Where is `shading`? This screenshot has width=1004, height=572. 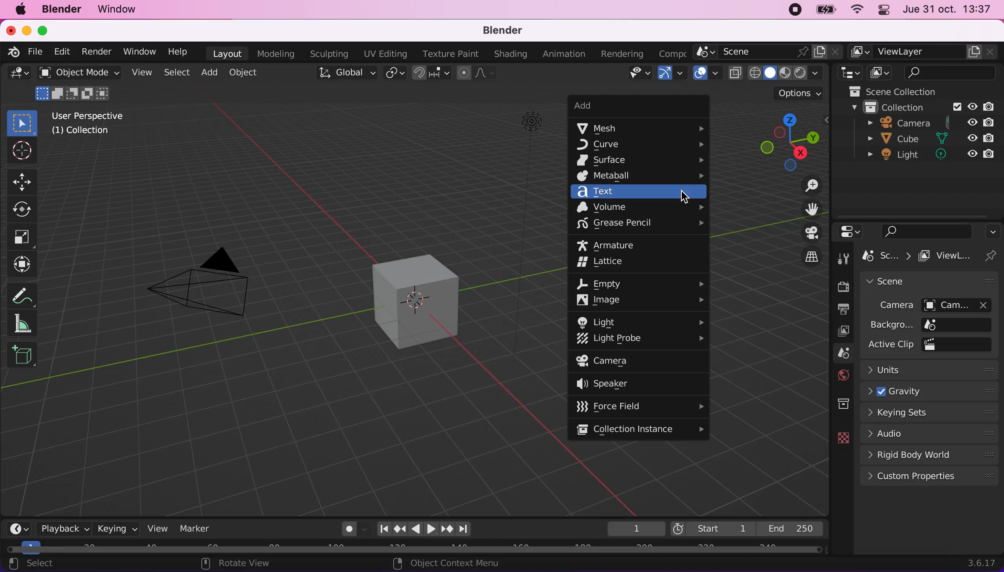 shading is located at coordinates (508, 53).